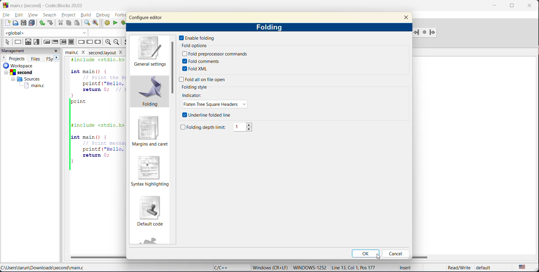 The width and height of the screenshot is (539, 272). I want to click on horizontal scroll bar, so click(98, 257).